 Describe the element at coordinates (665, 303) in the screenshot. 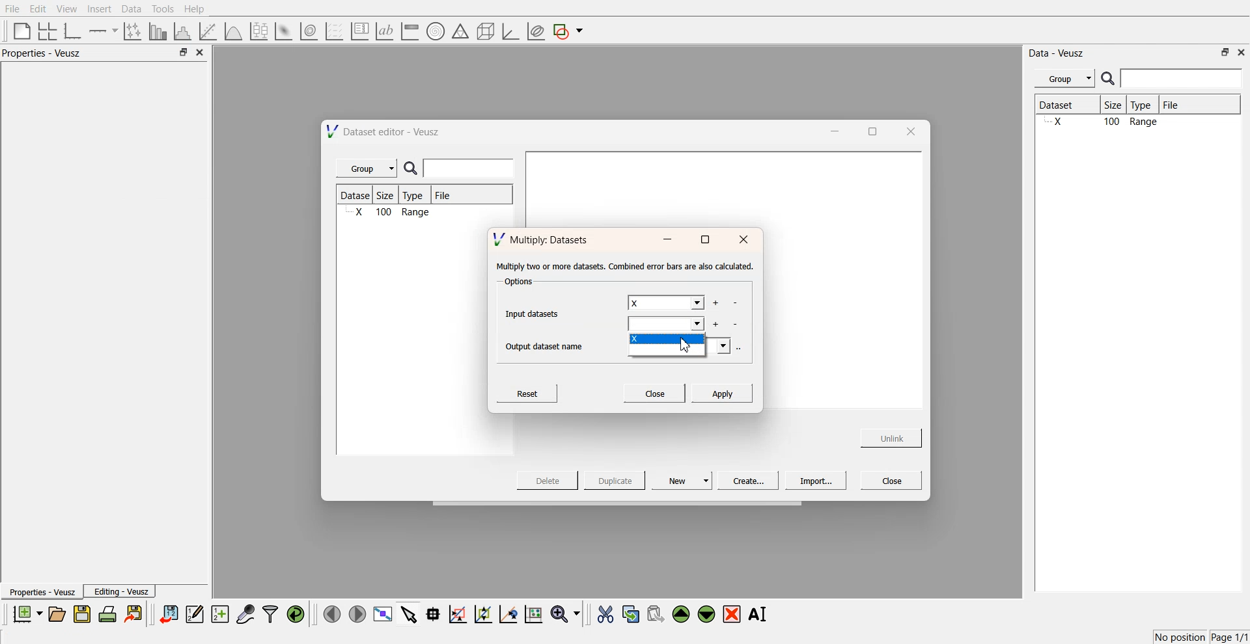

I see `X` at that location.